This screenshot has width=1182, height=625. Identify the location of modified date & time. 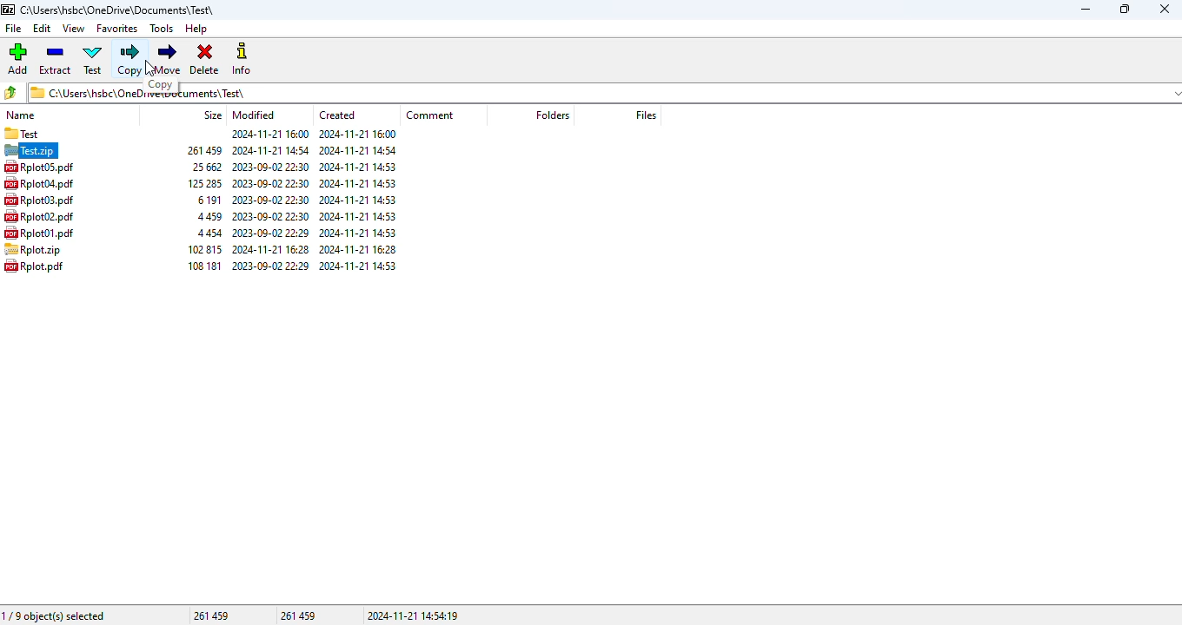
(270, 249).